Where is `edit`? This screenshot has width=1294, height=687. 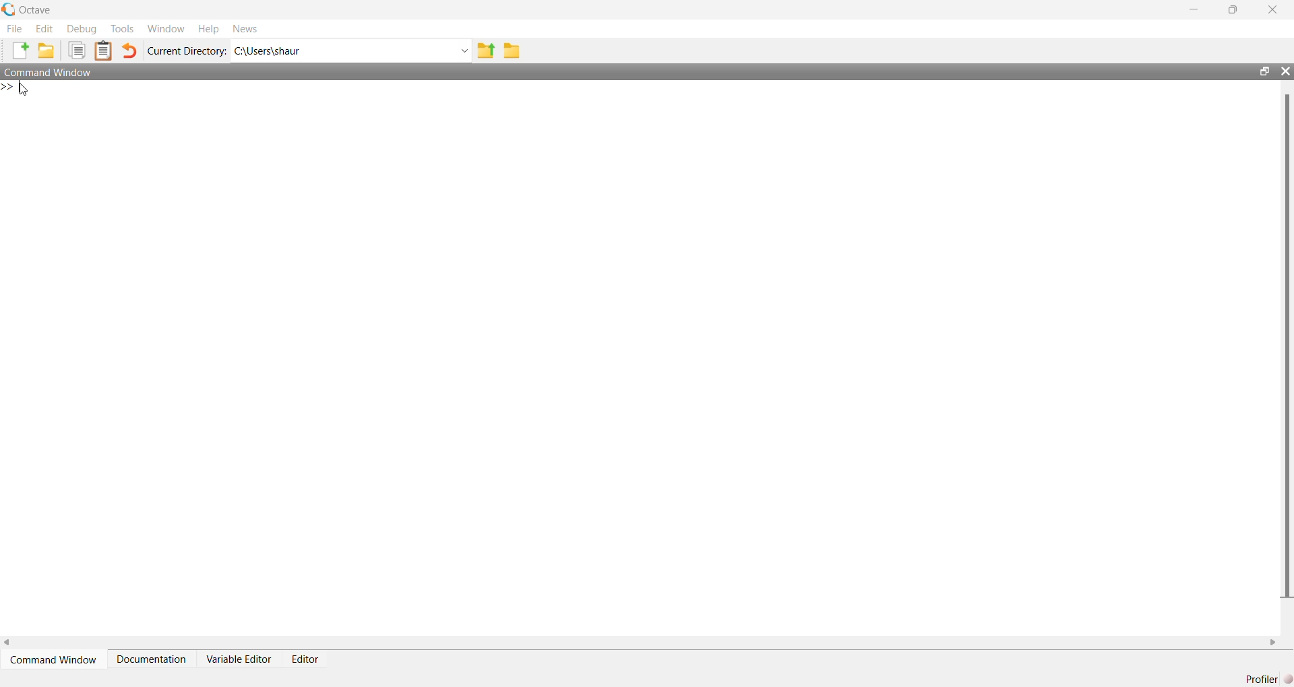
edit is located at coordinates (46, 28).